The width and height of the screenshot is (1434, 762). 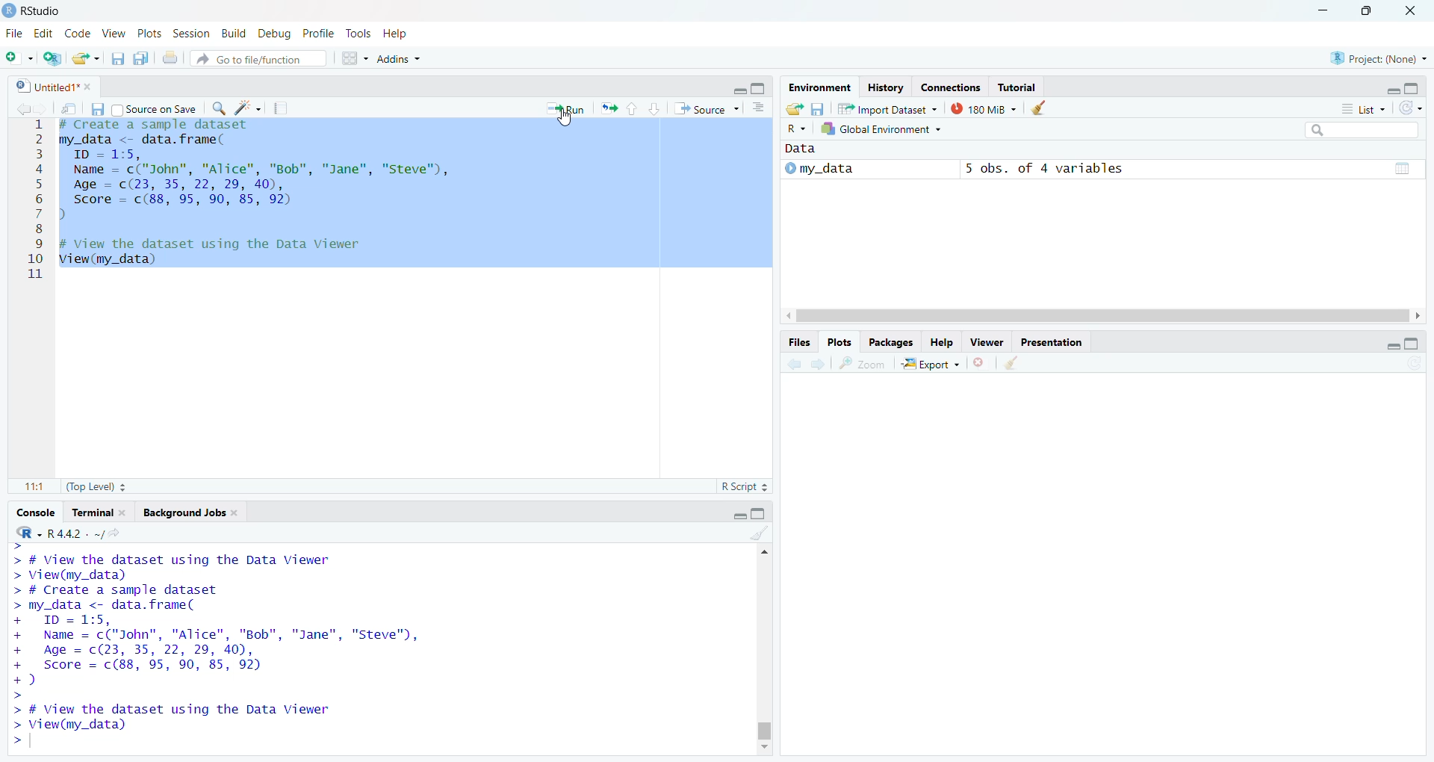 What do you see at coordinates (798, 342) in the screenshot?
I see `Files` at bounding box center [798, 342].